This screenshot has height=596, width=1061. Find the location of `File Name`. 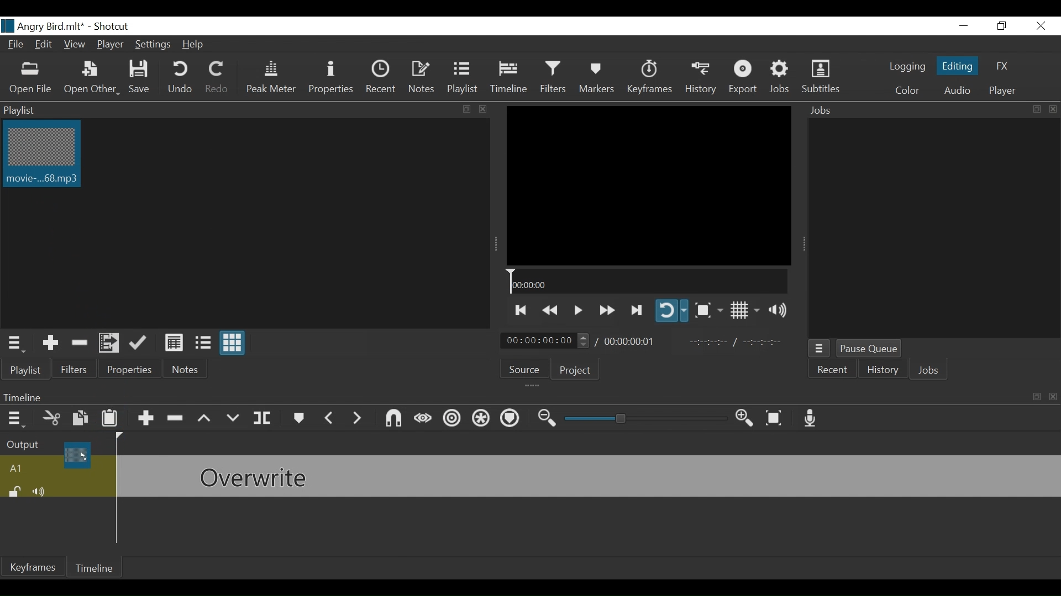

File Name is located at coordinates (44, 26).